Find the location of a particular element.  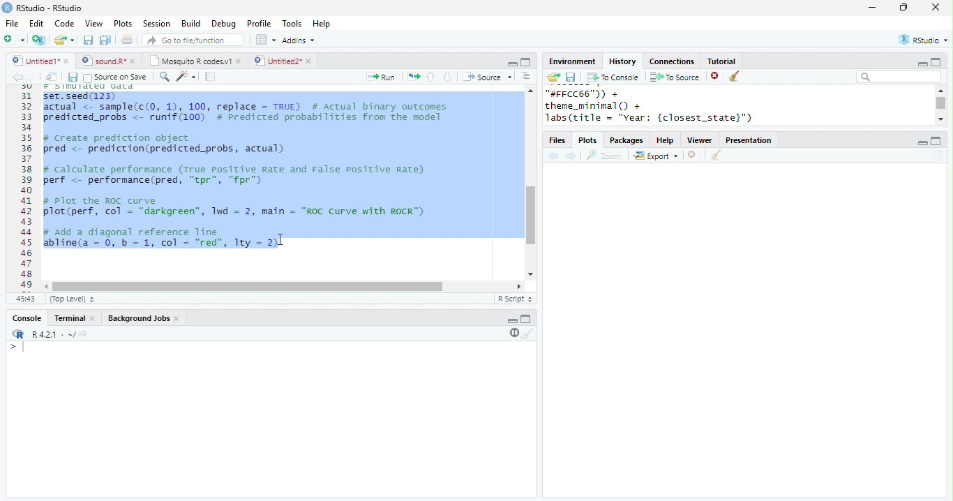

minimize is located at coordinates (512, 321).